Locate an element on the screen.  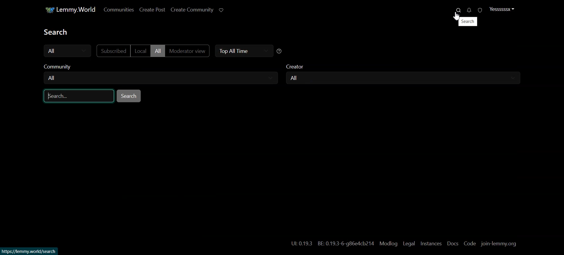
Docs is located at coordinates (452, 244).